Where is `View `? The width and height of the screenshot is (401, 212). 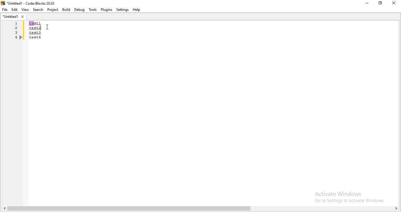 View  is located at coordinates (25, 9).